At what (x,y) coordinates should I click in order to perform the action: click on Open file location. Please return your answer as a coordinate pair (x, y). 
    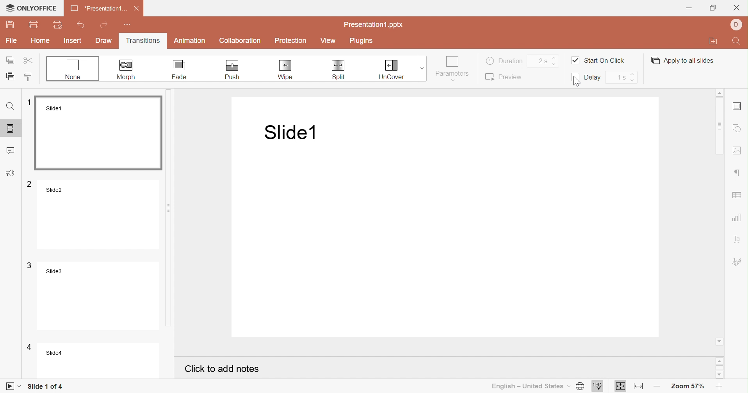
    Looking at the image, I should click on (714, 41).